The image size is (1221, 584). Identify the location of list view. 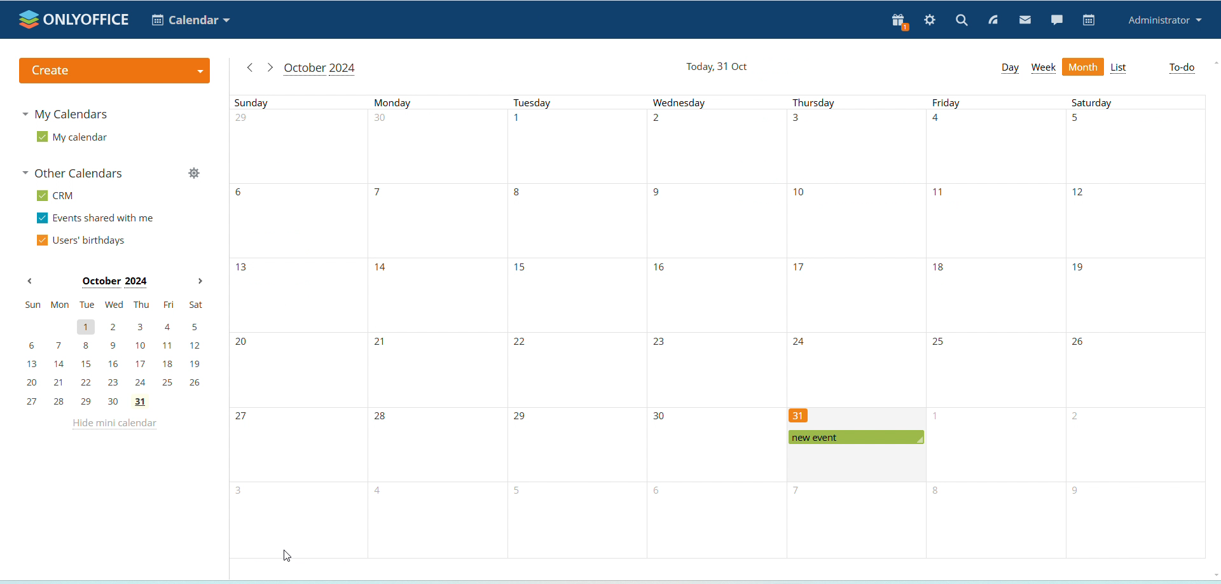
(1119, 69).